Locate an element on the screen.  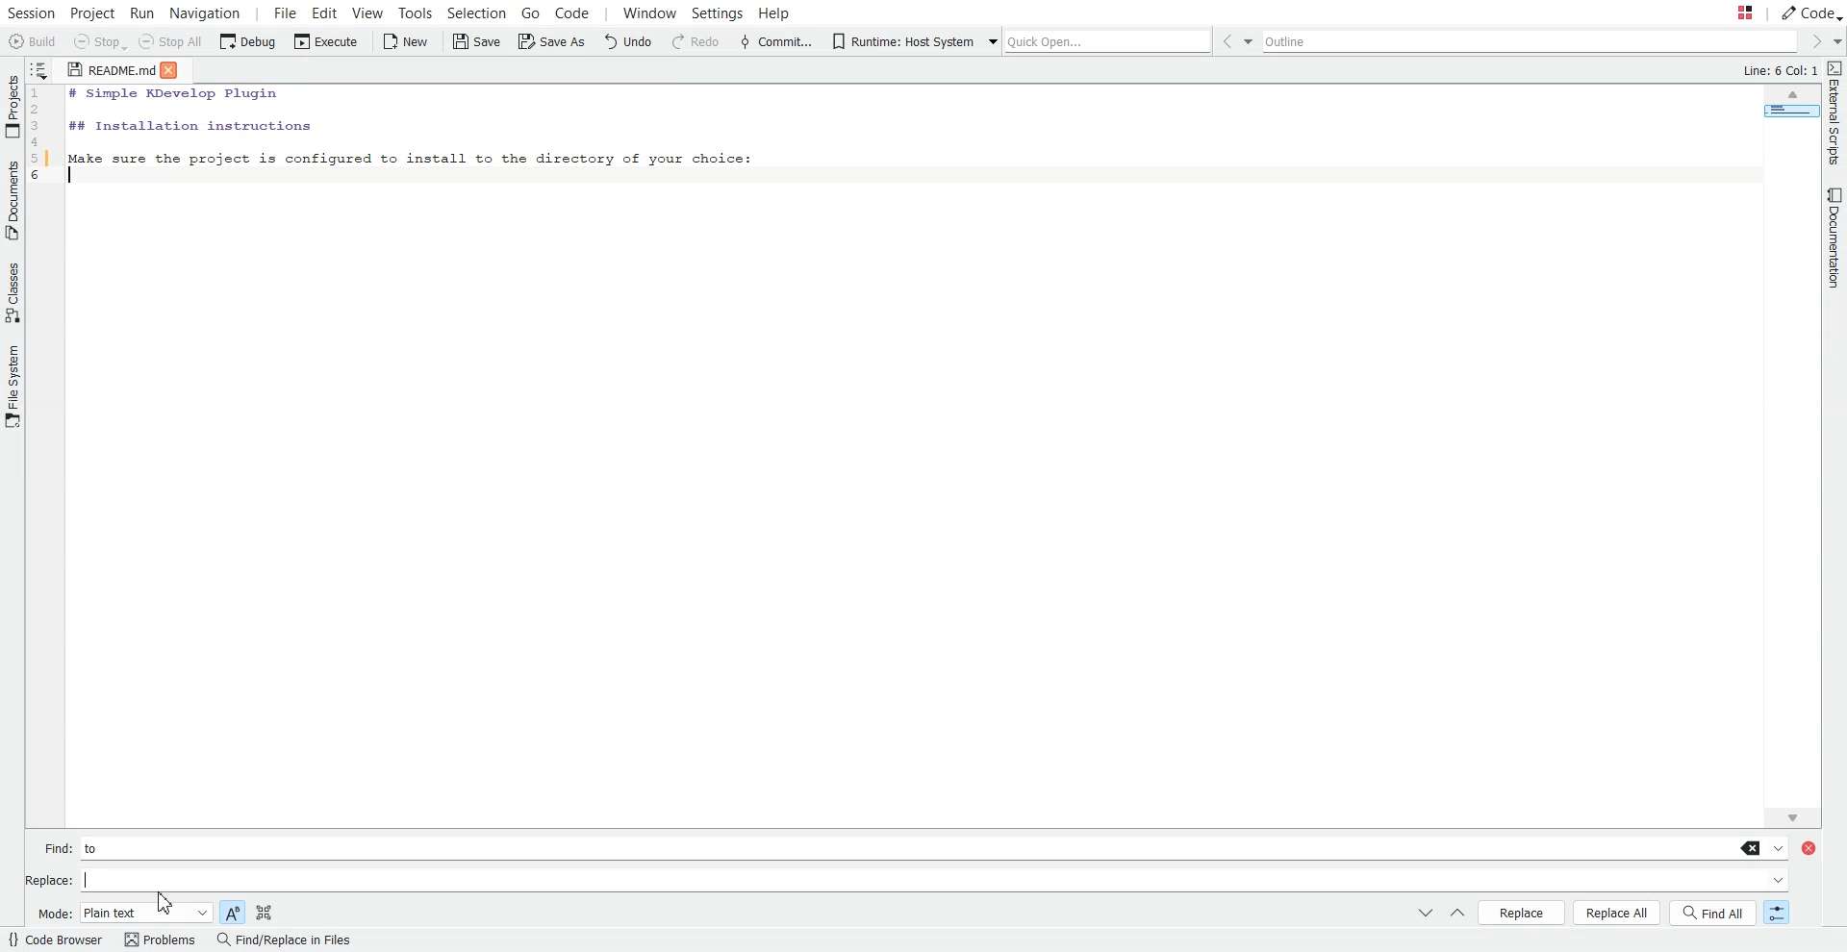
Find All is located at coordinates (1714, 913).